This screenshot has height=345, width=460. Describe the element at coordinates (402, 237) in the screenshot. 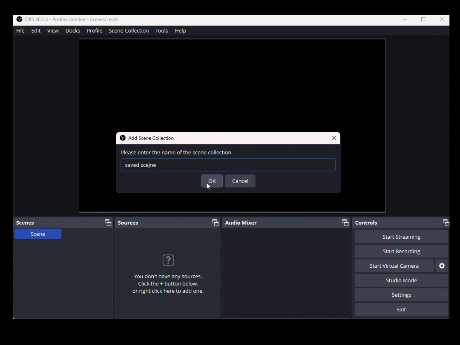

I see `Start Recording` at that location.